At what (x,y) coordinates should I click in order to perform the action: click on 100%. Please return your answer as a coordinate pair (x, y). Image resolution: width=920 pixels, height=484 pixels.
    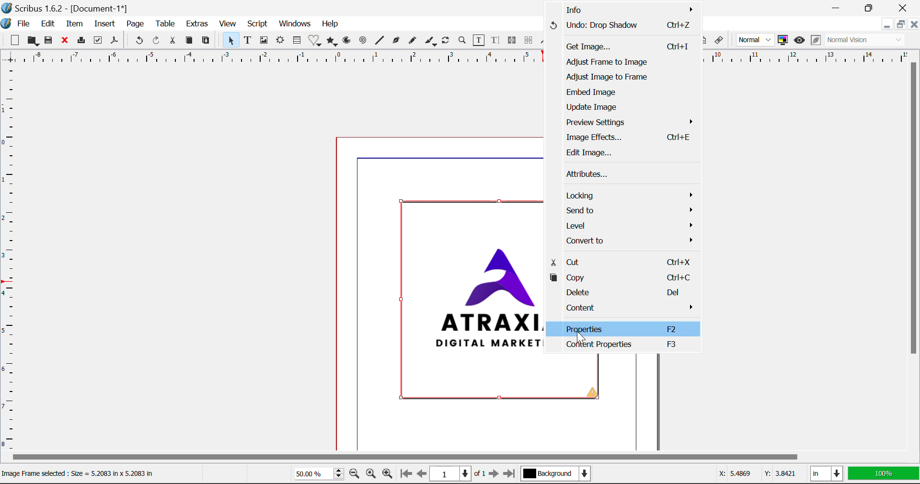
    Looking at the image, I should click on (885, 474).